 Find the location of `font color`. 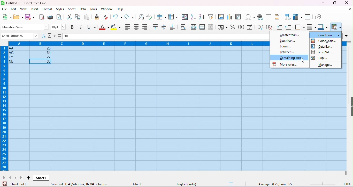

font color is located at coordinates (103, 27).